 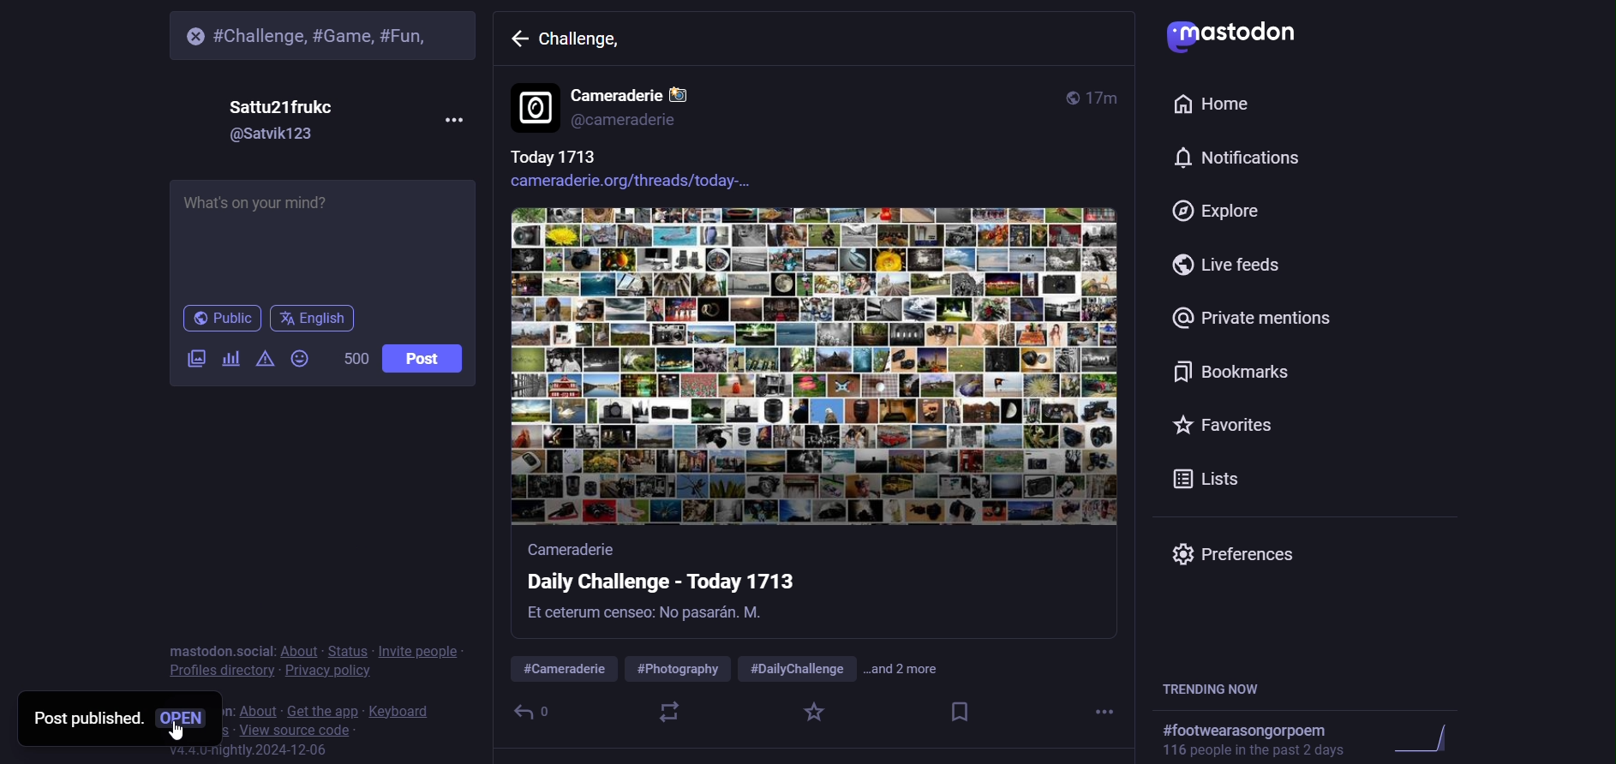 I want to click on Sattu21frukc, so click(x=284, y=104).